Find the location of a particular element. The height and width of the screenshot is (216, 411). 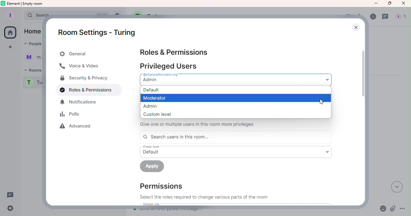

Moderator is located at coordinates (236, 98).